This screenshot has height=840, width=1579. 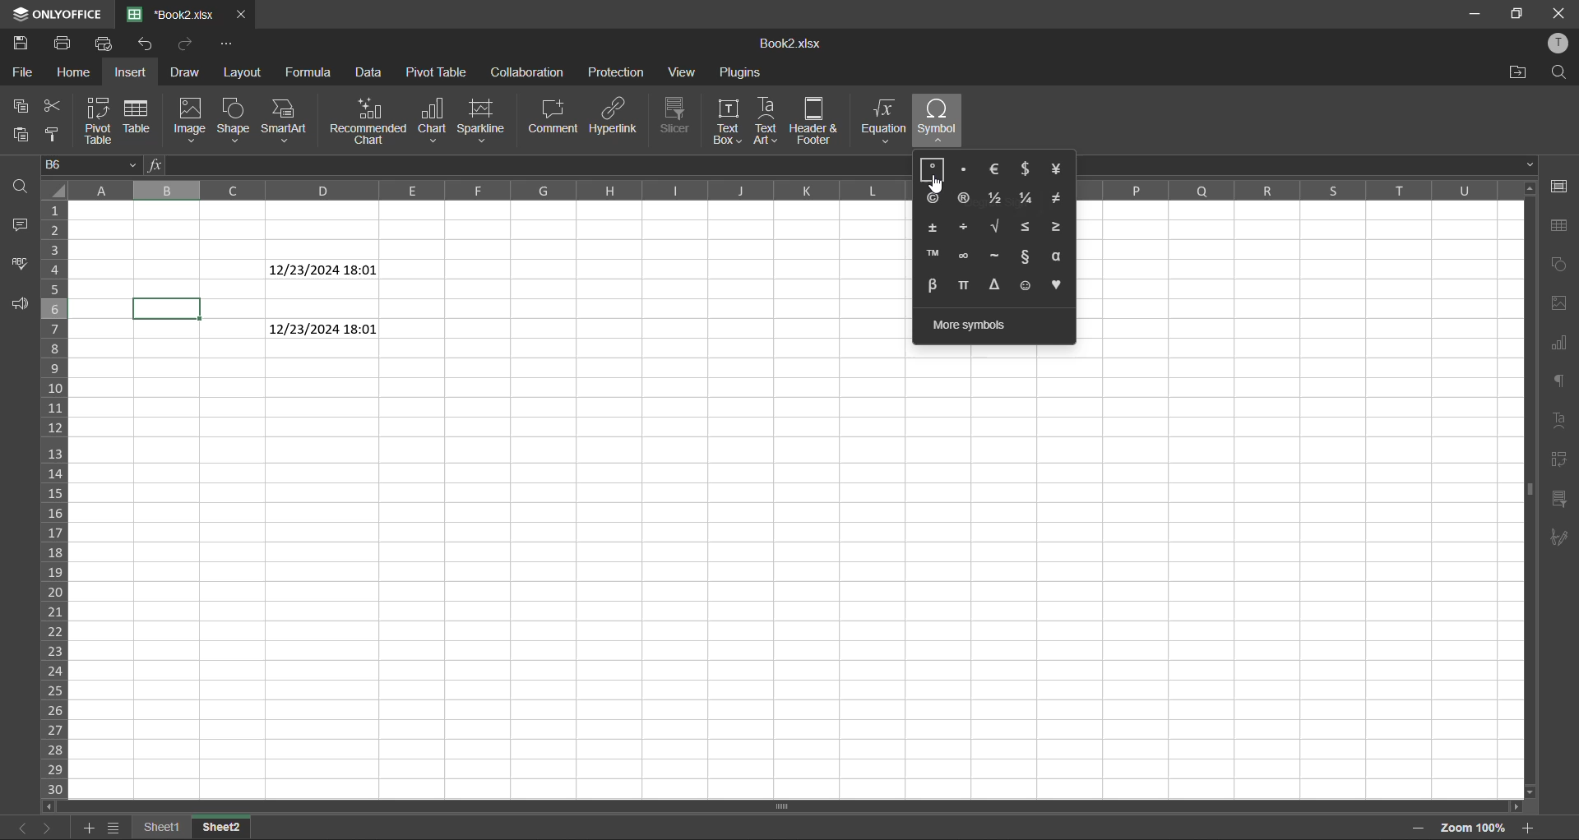 What do you see at coordinates (886, 121) in the screenshot?
I see `equation` at bounding box center [886, 121].